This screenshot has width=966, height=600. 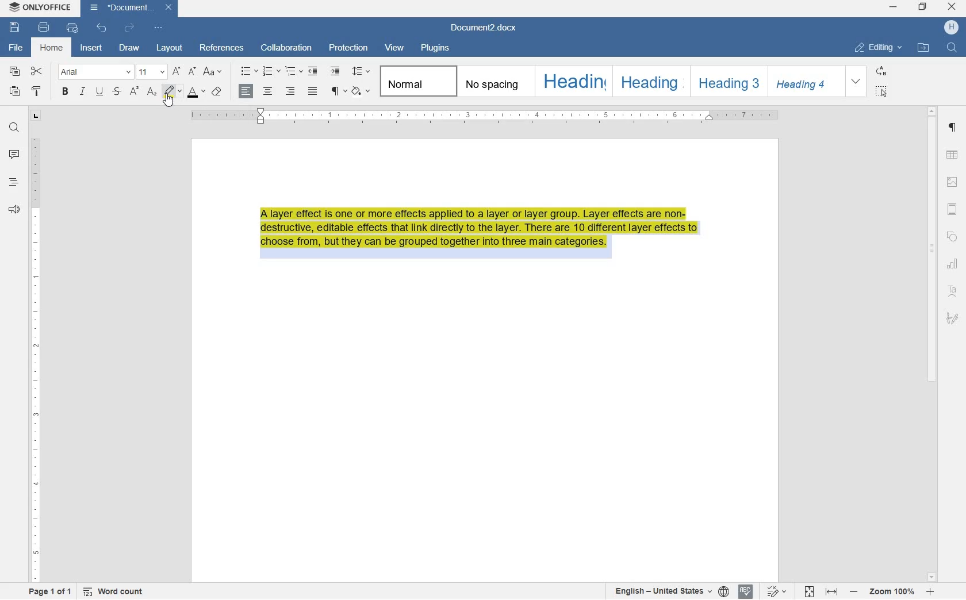 I want to click on DRAW, so click(x=129, y=48).